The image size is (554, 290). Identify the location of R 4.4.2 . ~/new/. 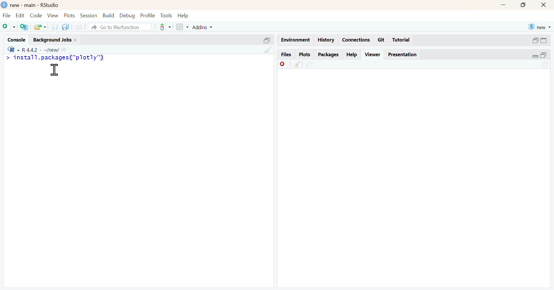
(41, 49).